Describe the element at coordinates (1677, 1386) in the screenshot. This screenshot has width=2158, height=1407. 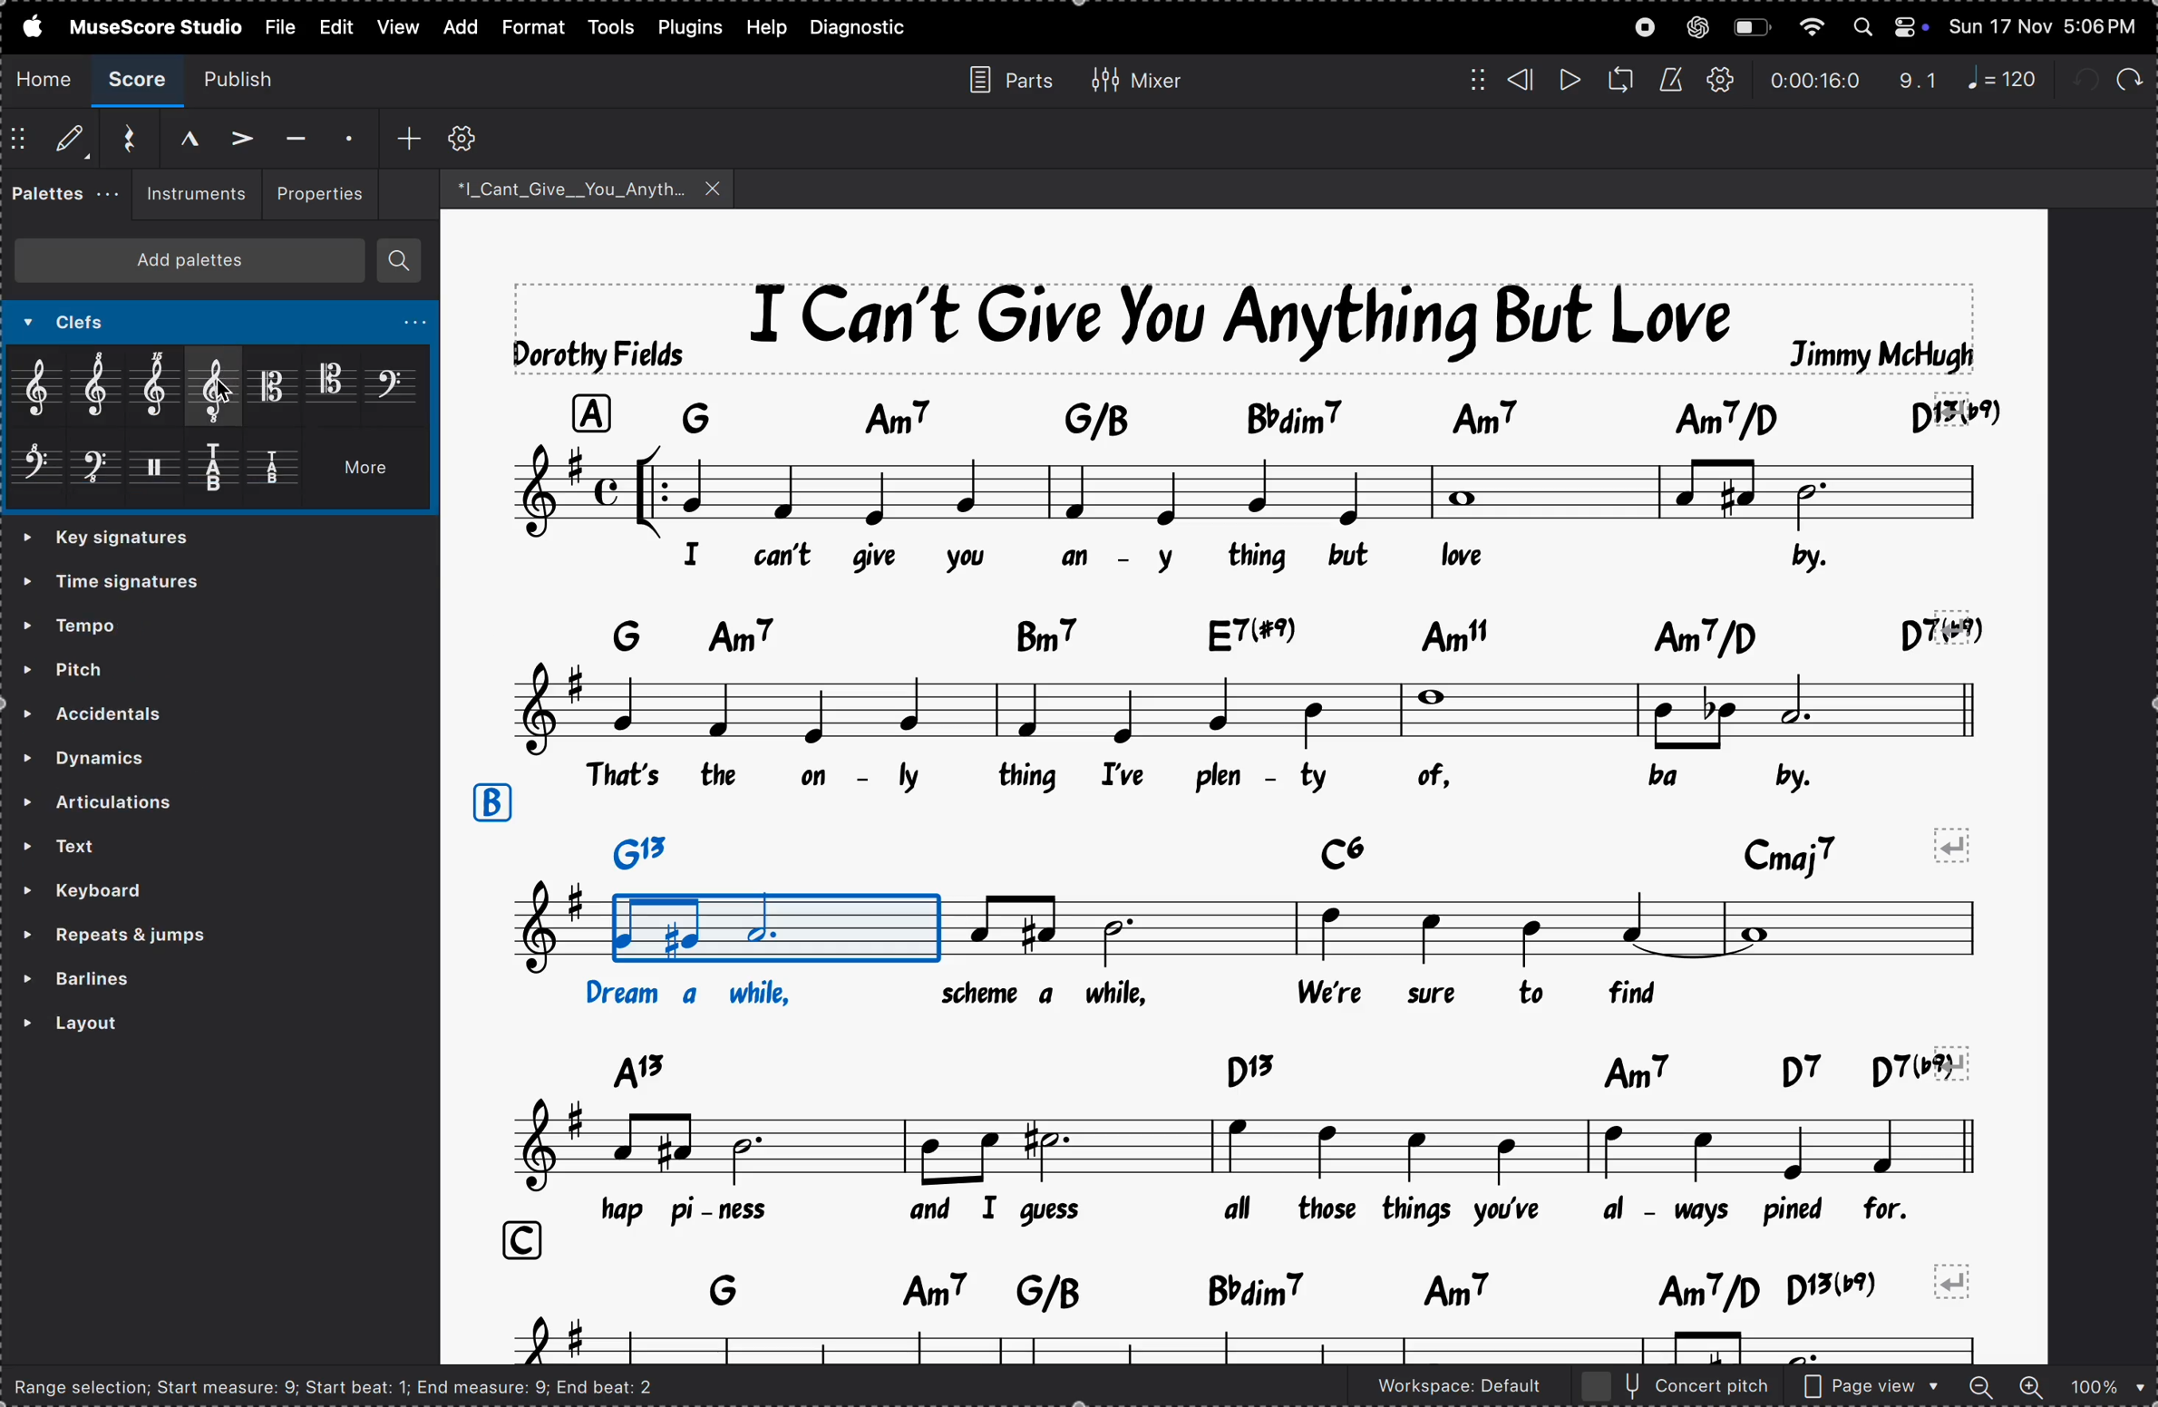
I see `concert pitch` at that location.